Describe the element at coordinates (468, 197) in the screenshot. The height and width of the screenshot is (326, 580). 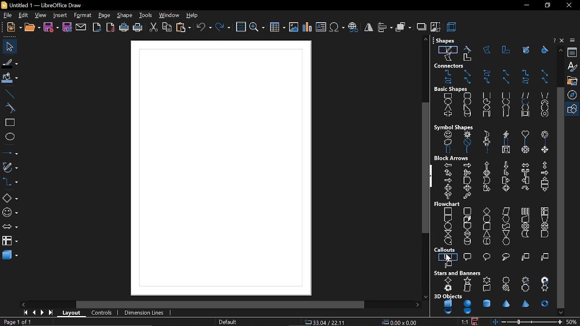
I see `s shaped arrow` at that location.